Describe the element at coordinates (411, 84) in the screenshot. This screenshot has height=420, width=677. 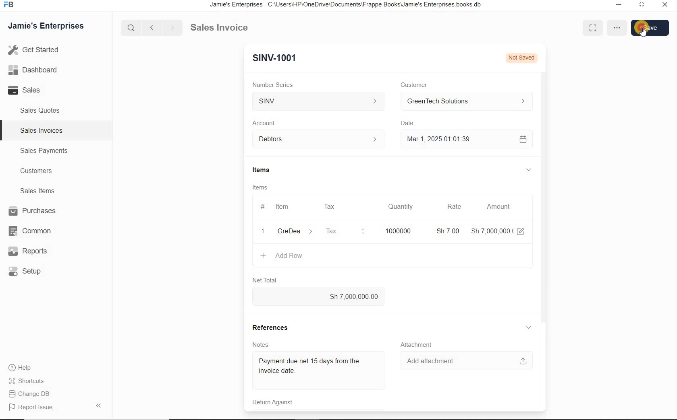
I see `Customer` at that location.